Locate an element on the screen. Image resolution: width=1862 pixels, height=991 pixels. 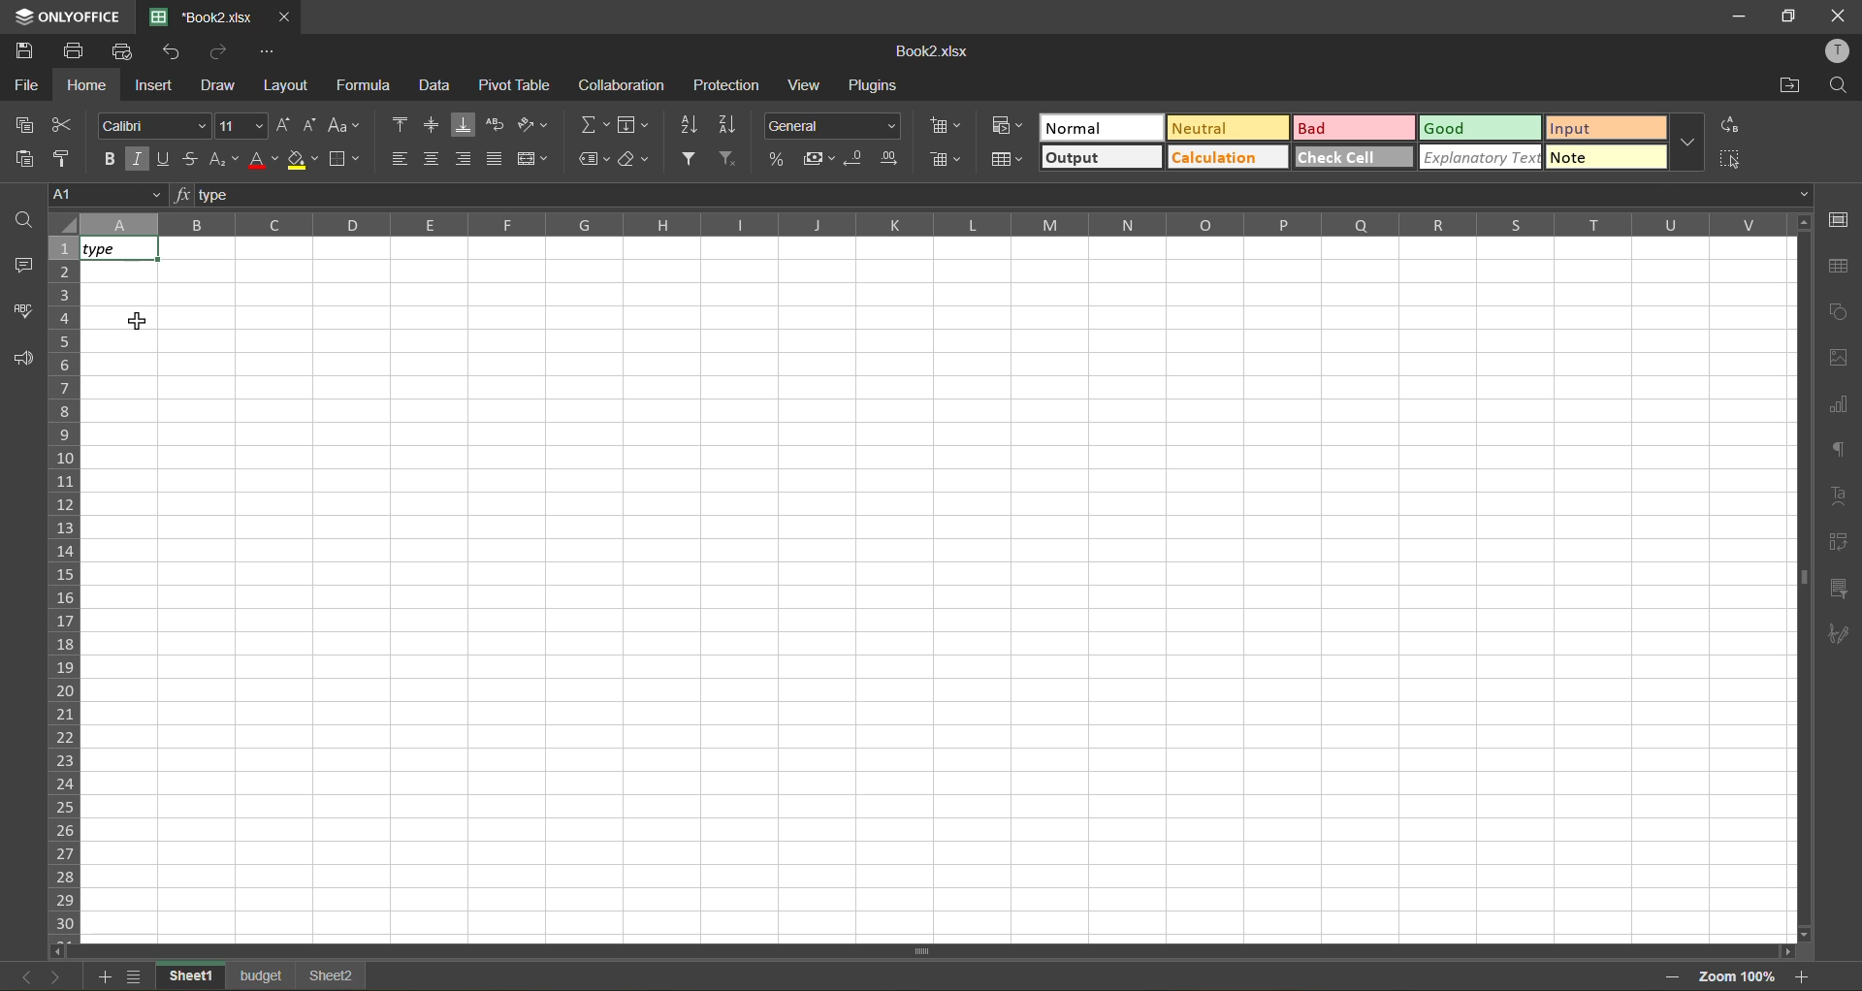
maximize is located at coordinates (1789, 17).